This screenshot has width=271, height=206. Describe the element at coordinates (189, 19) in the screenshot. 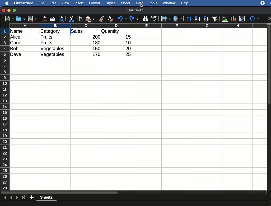

I see `sort` at that location.